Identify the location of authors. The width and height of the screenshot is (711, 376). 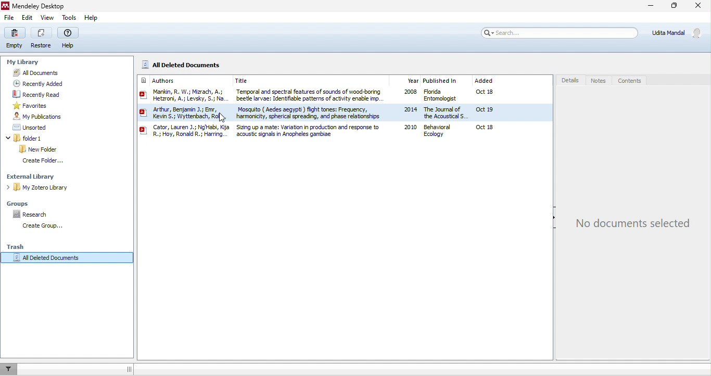
(164, 79).